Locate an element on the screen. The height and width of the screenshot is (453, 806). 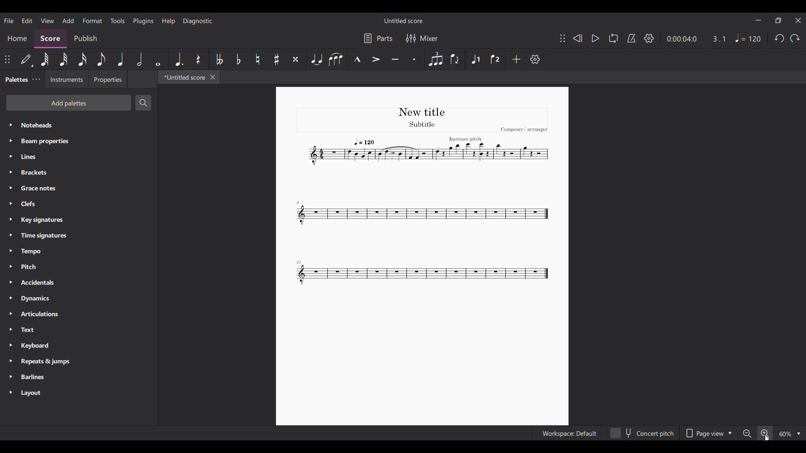
Slur is located at coordinates (335, 59).